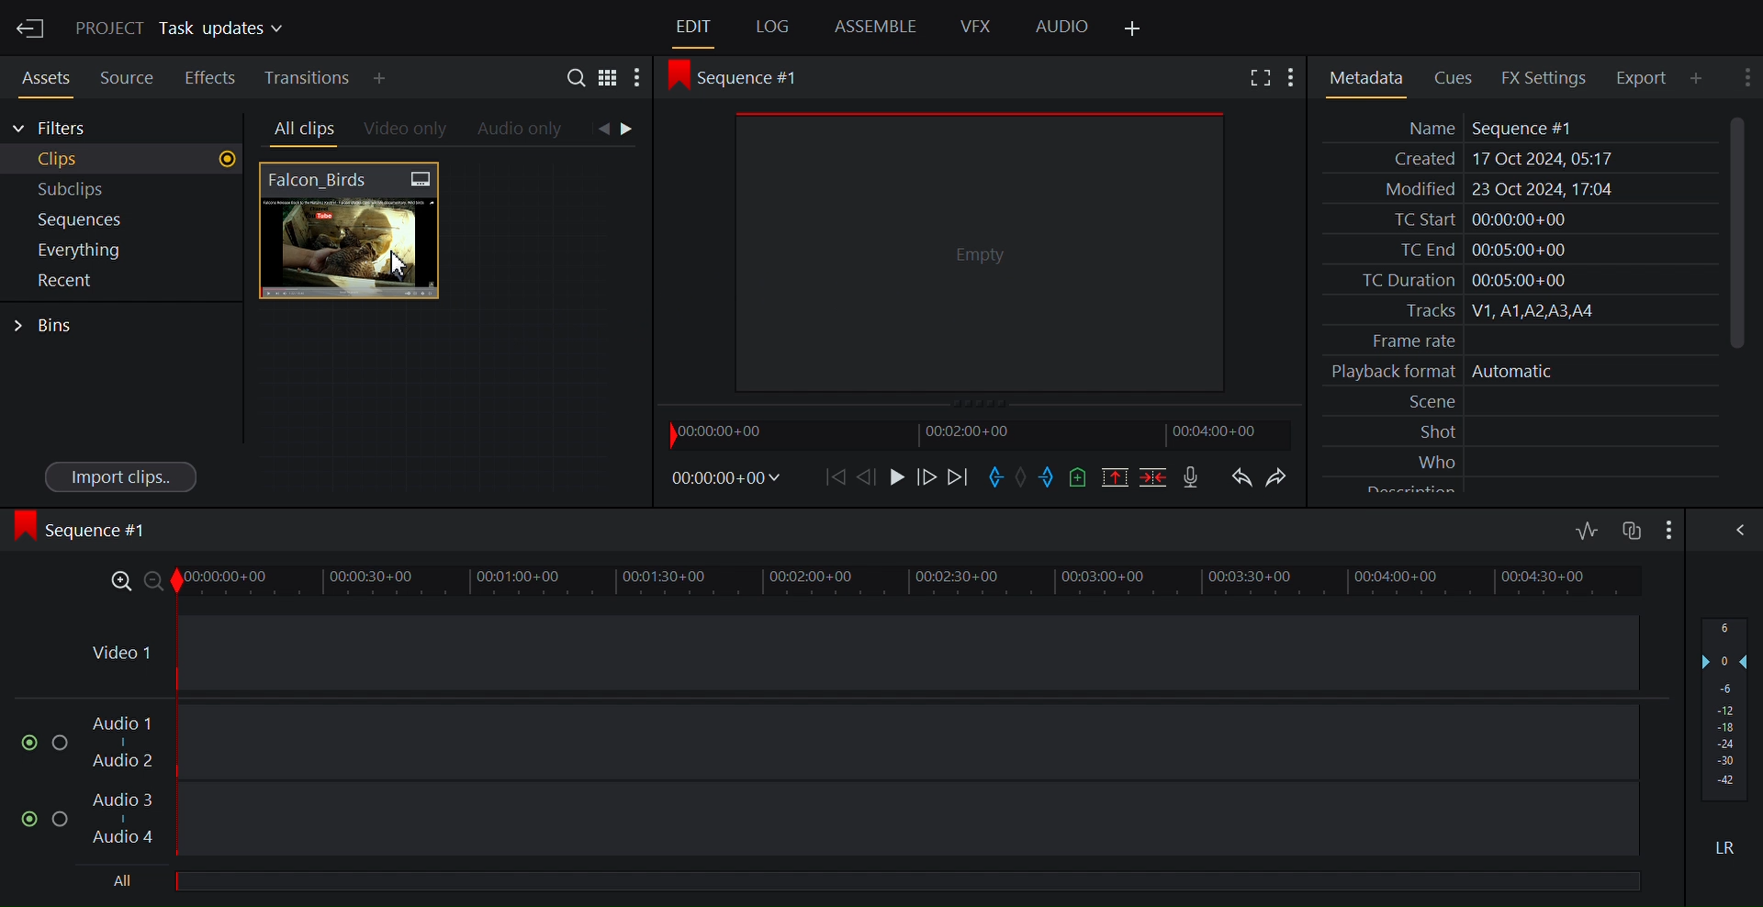 The width and height of the screenshot is (1763, 907). What do you see at coordinates (1516, 191) in the screenshot?
I see `Modified` at bounding box center [1516, 191].